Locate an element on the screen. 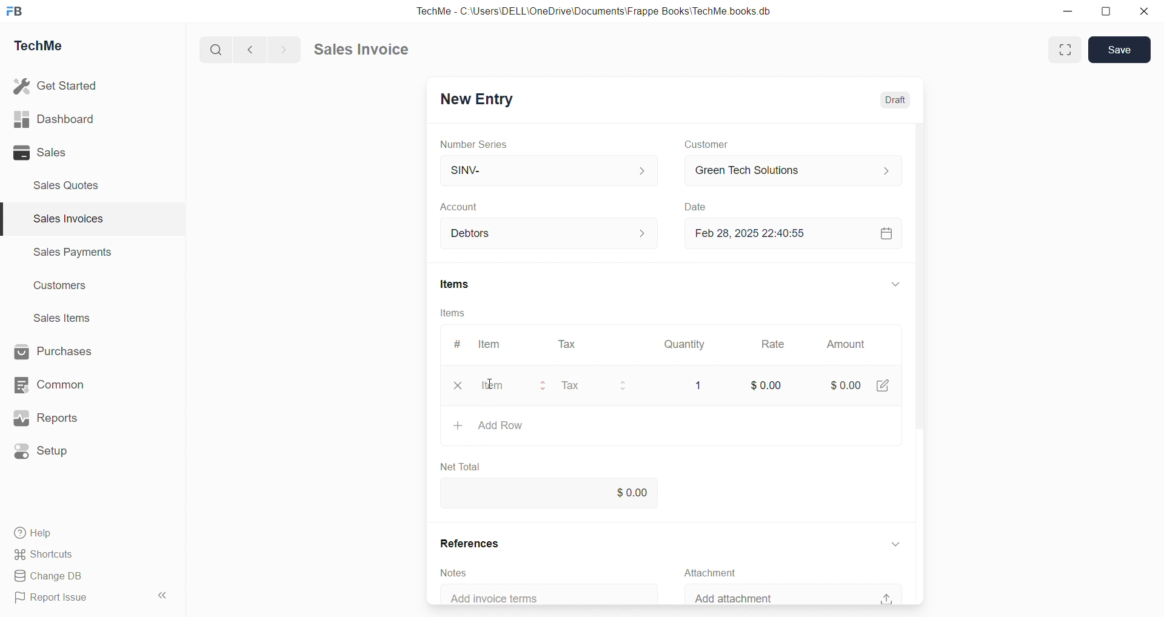  Sales invoice is located at coordinates (360, 48).